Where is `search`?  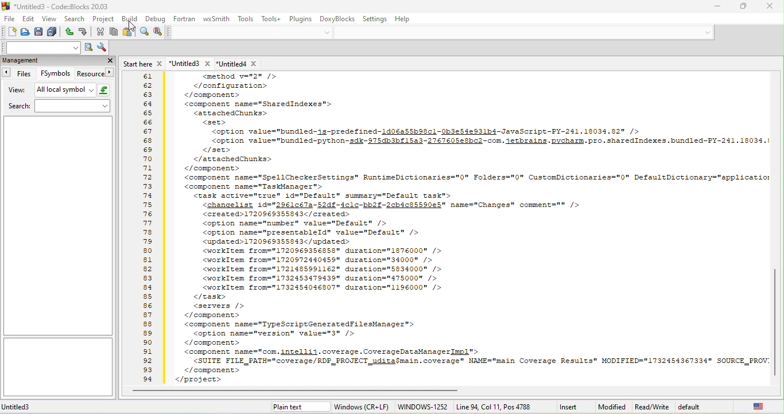 search is located at coordinates (75, 19).